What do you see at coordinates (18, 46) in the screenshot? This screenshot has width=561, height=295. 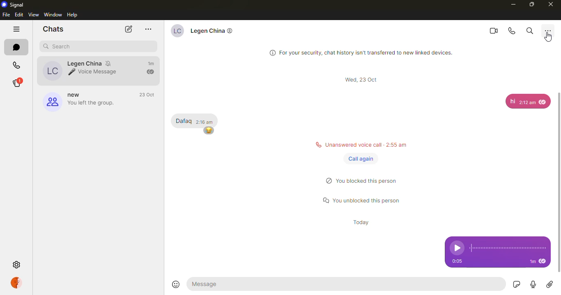 I see `chats` at bounding box center [18, 46].